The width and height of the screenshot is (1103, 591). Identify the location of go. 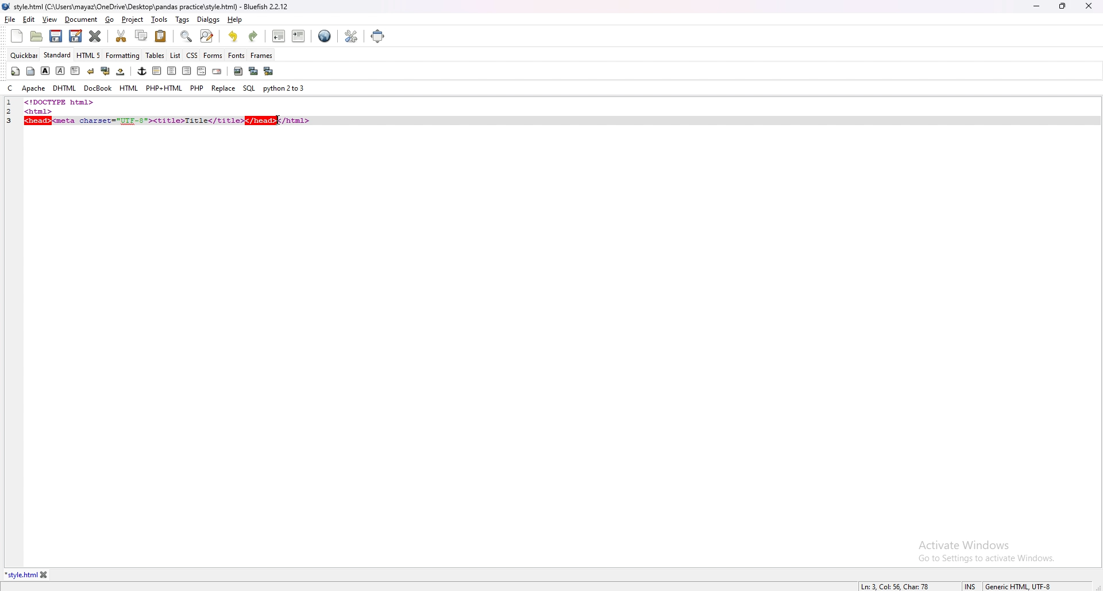
(111, 20).